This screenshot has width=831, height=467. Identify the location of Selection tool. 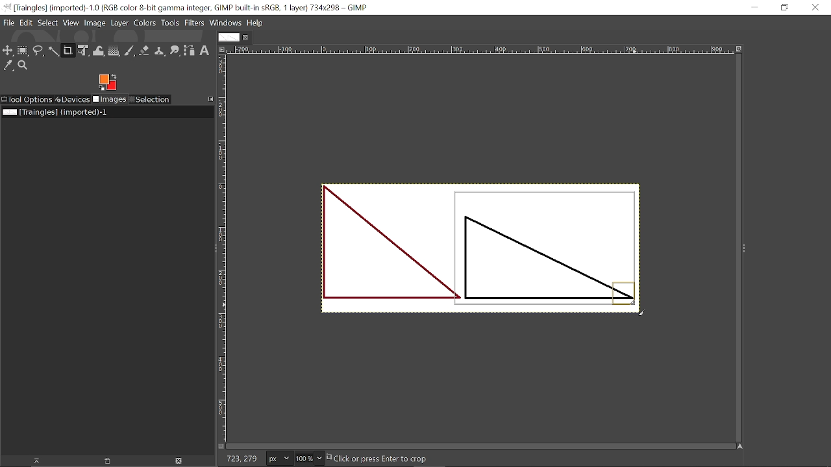
(150, 99).